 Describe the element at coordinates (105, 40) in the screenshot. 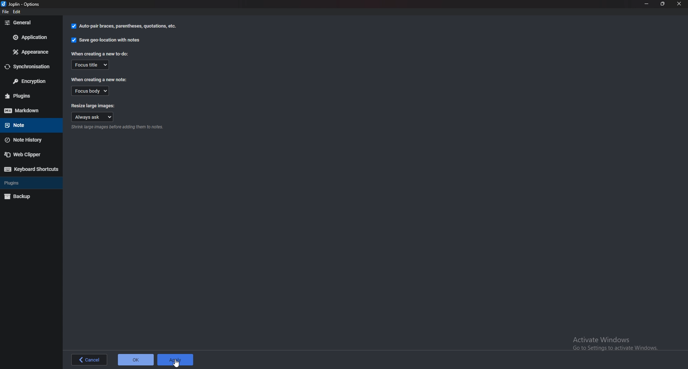

I see `Save geo location with notes` at that location.